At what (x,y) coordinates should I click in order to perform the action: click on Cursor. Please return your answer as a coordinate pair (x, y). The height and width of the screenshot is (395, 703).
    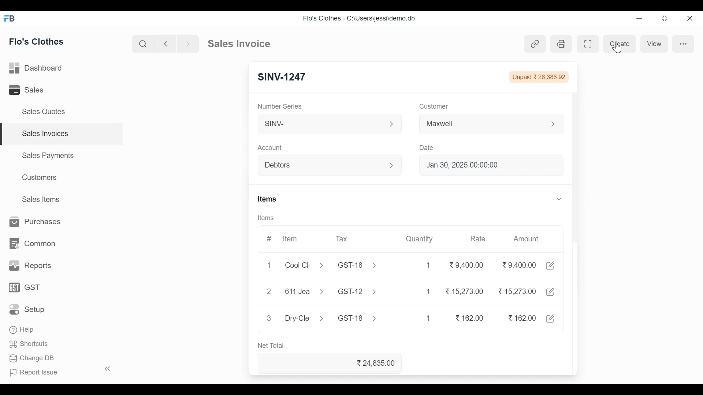
    Looking at the image, I should click on (620, 48).